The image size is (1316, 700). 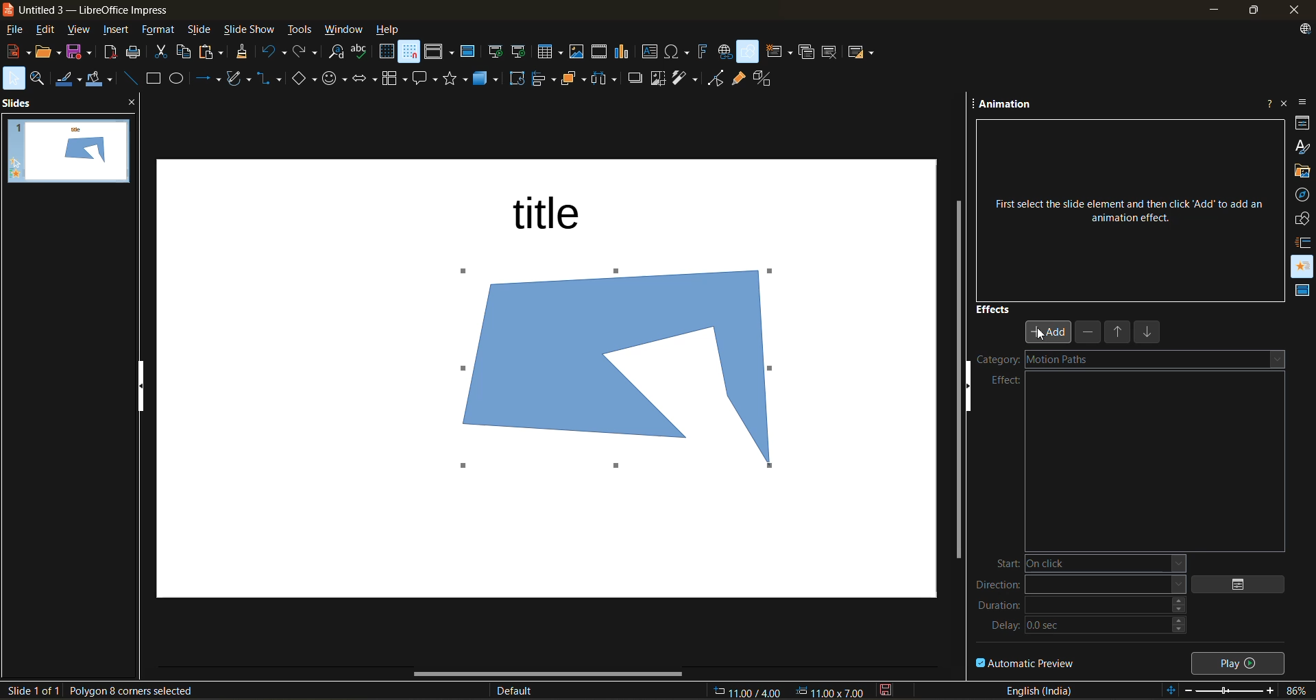 I want to click on shapes, so click(x=1300, y=216).